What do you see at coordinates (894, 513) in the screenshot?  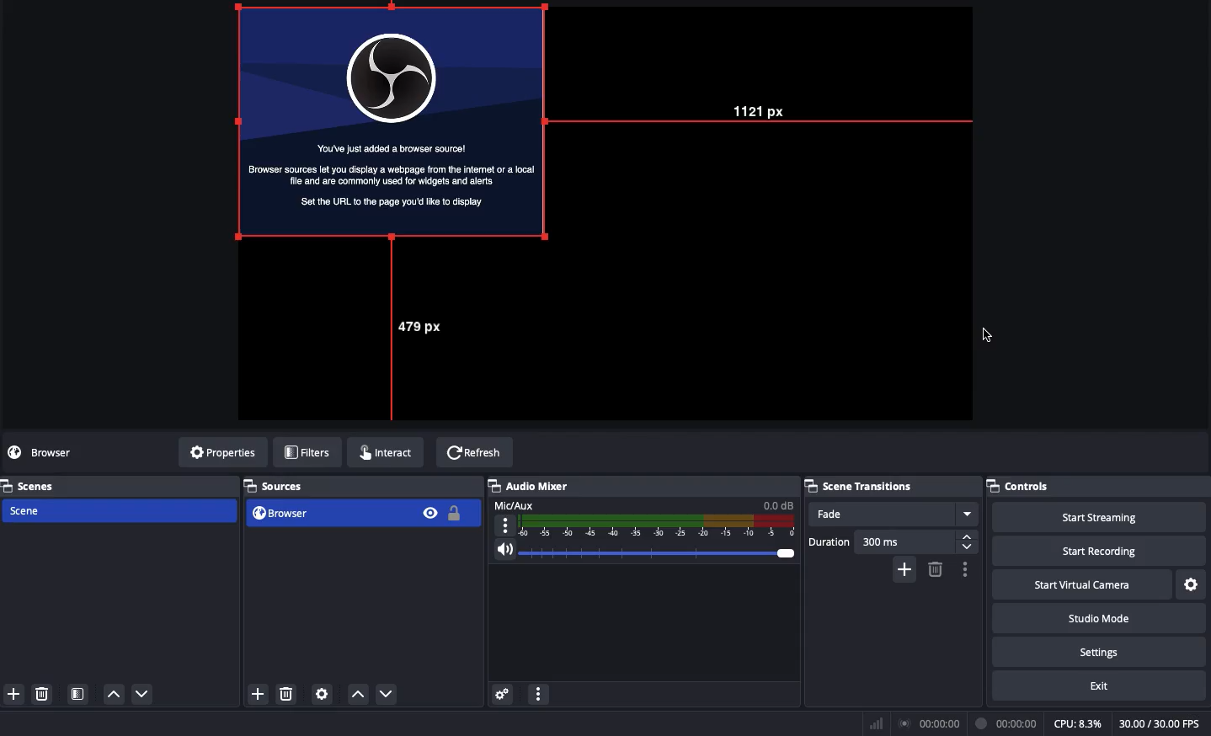 I see `Fade` at bounding box center [894, 513].